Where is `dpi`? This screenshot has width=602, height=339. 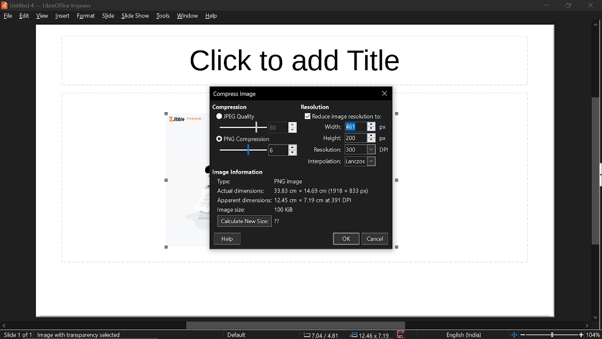
dpi is located at coordinates (385, 150).